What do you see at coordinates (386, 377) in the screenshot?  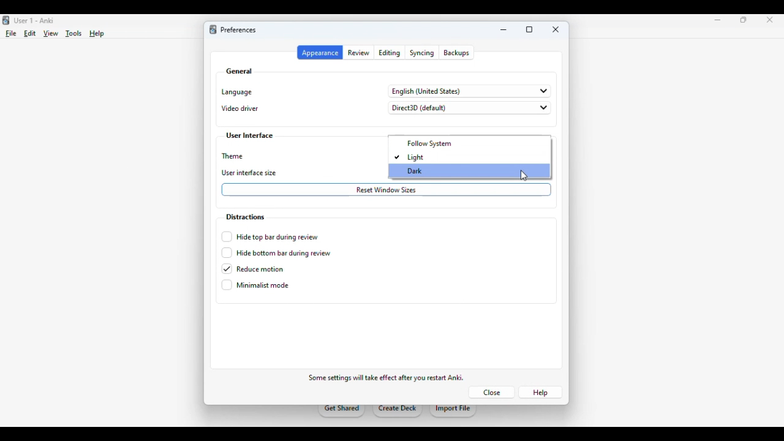 I see `some settings will take effect after you restart anki.` at bounding box center [386, 377].